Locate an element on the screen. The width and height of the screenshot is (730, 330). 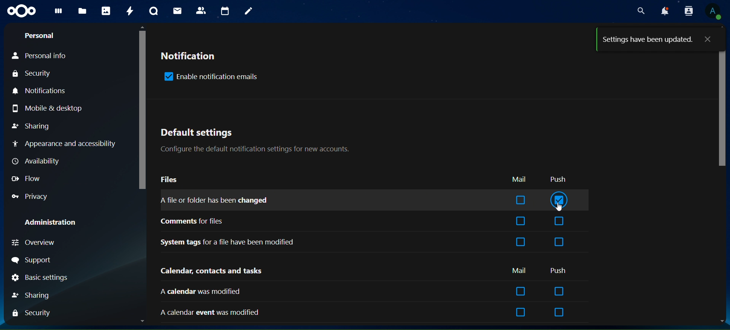
mail is located at coordinates (520, 271).